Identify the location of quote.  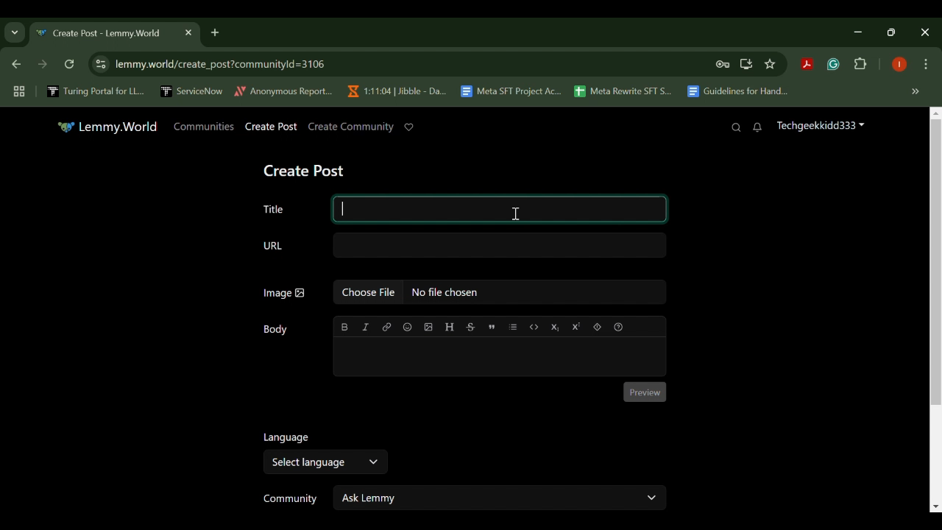
(491, 325).